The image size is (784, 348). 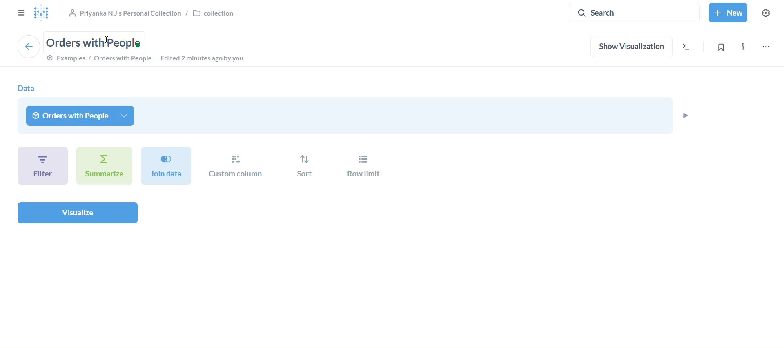 What do you see at coordinates (767, 13) in the screenshot?
I see `settings` at bounding box center [767, 13].